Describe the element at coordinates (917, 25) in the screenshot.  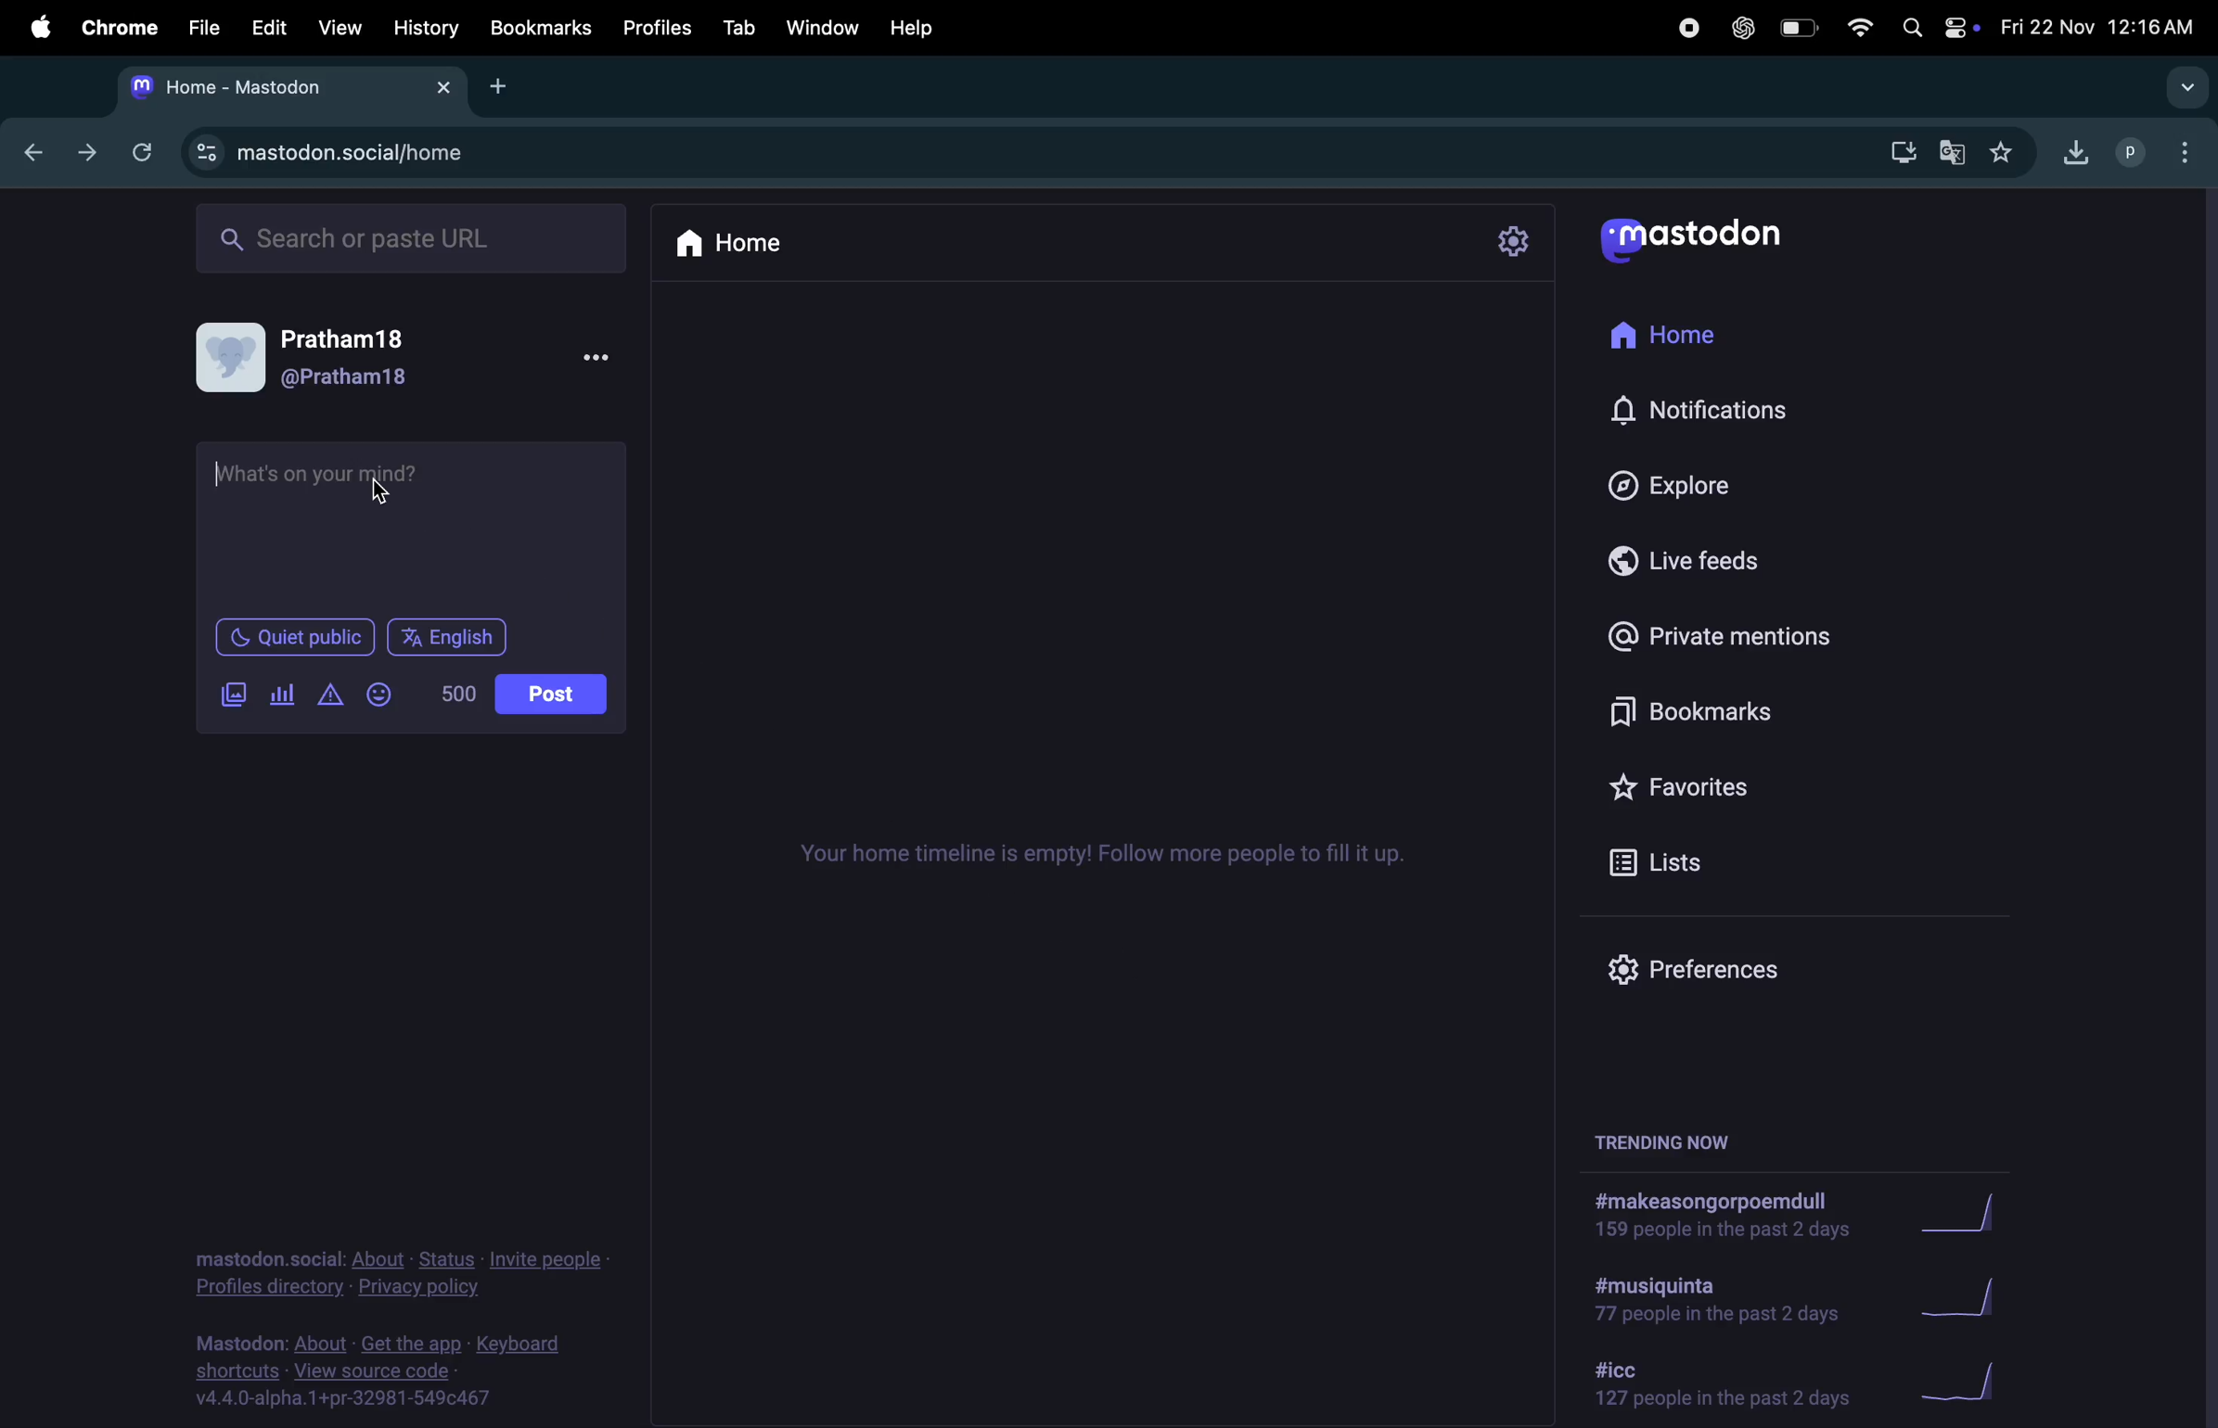
I see `help` at that location.